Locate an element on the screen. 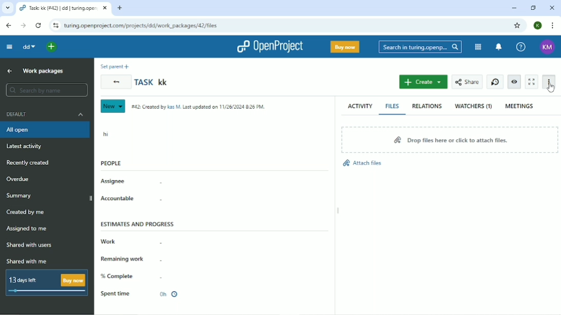 The image size is (561, 315). cursor is located at coordinates (550, 90).